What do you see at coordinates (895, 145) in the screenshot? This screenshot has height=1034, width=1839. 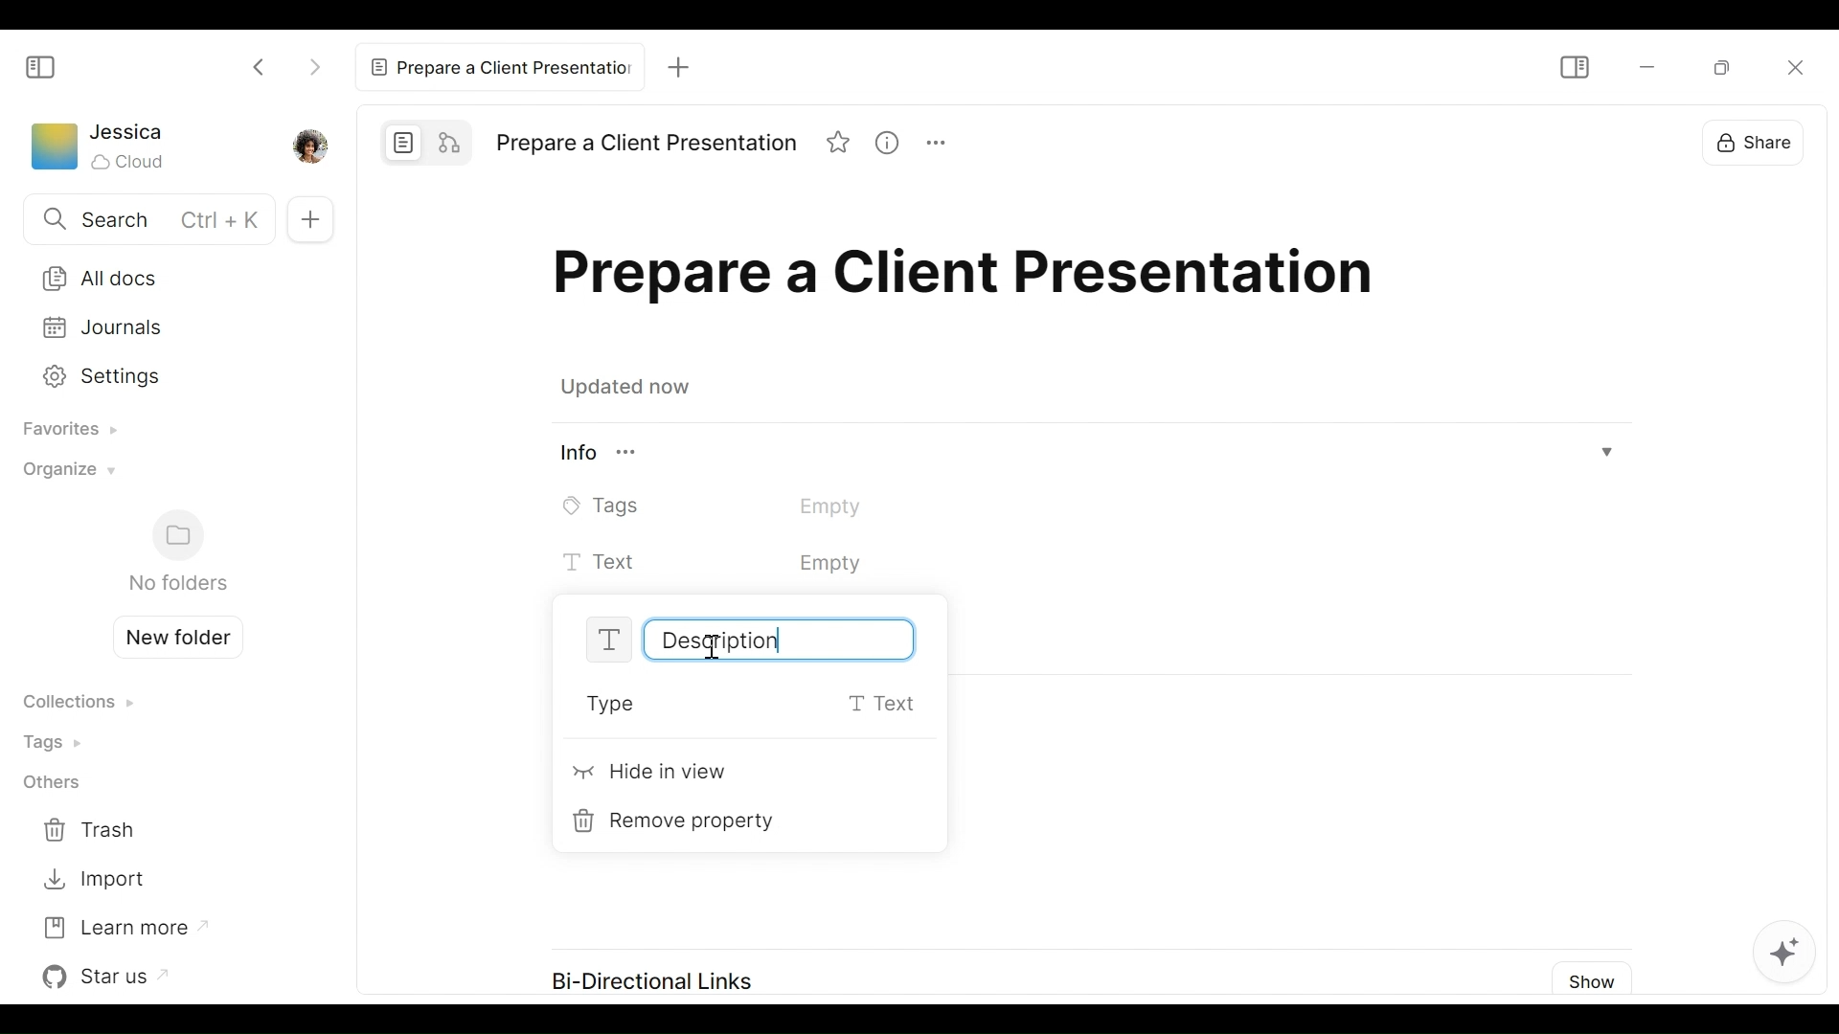 I see `View Information` at bounding box center [895, 145].